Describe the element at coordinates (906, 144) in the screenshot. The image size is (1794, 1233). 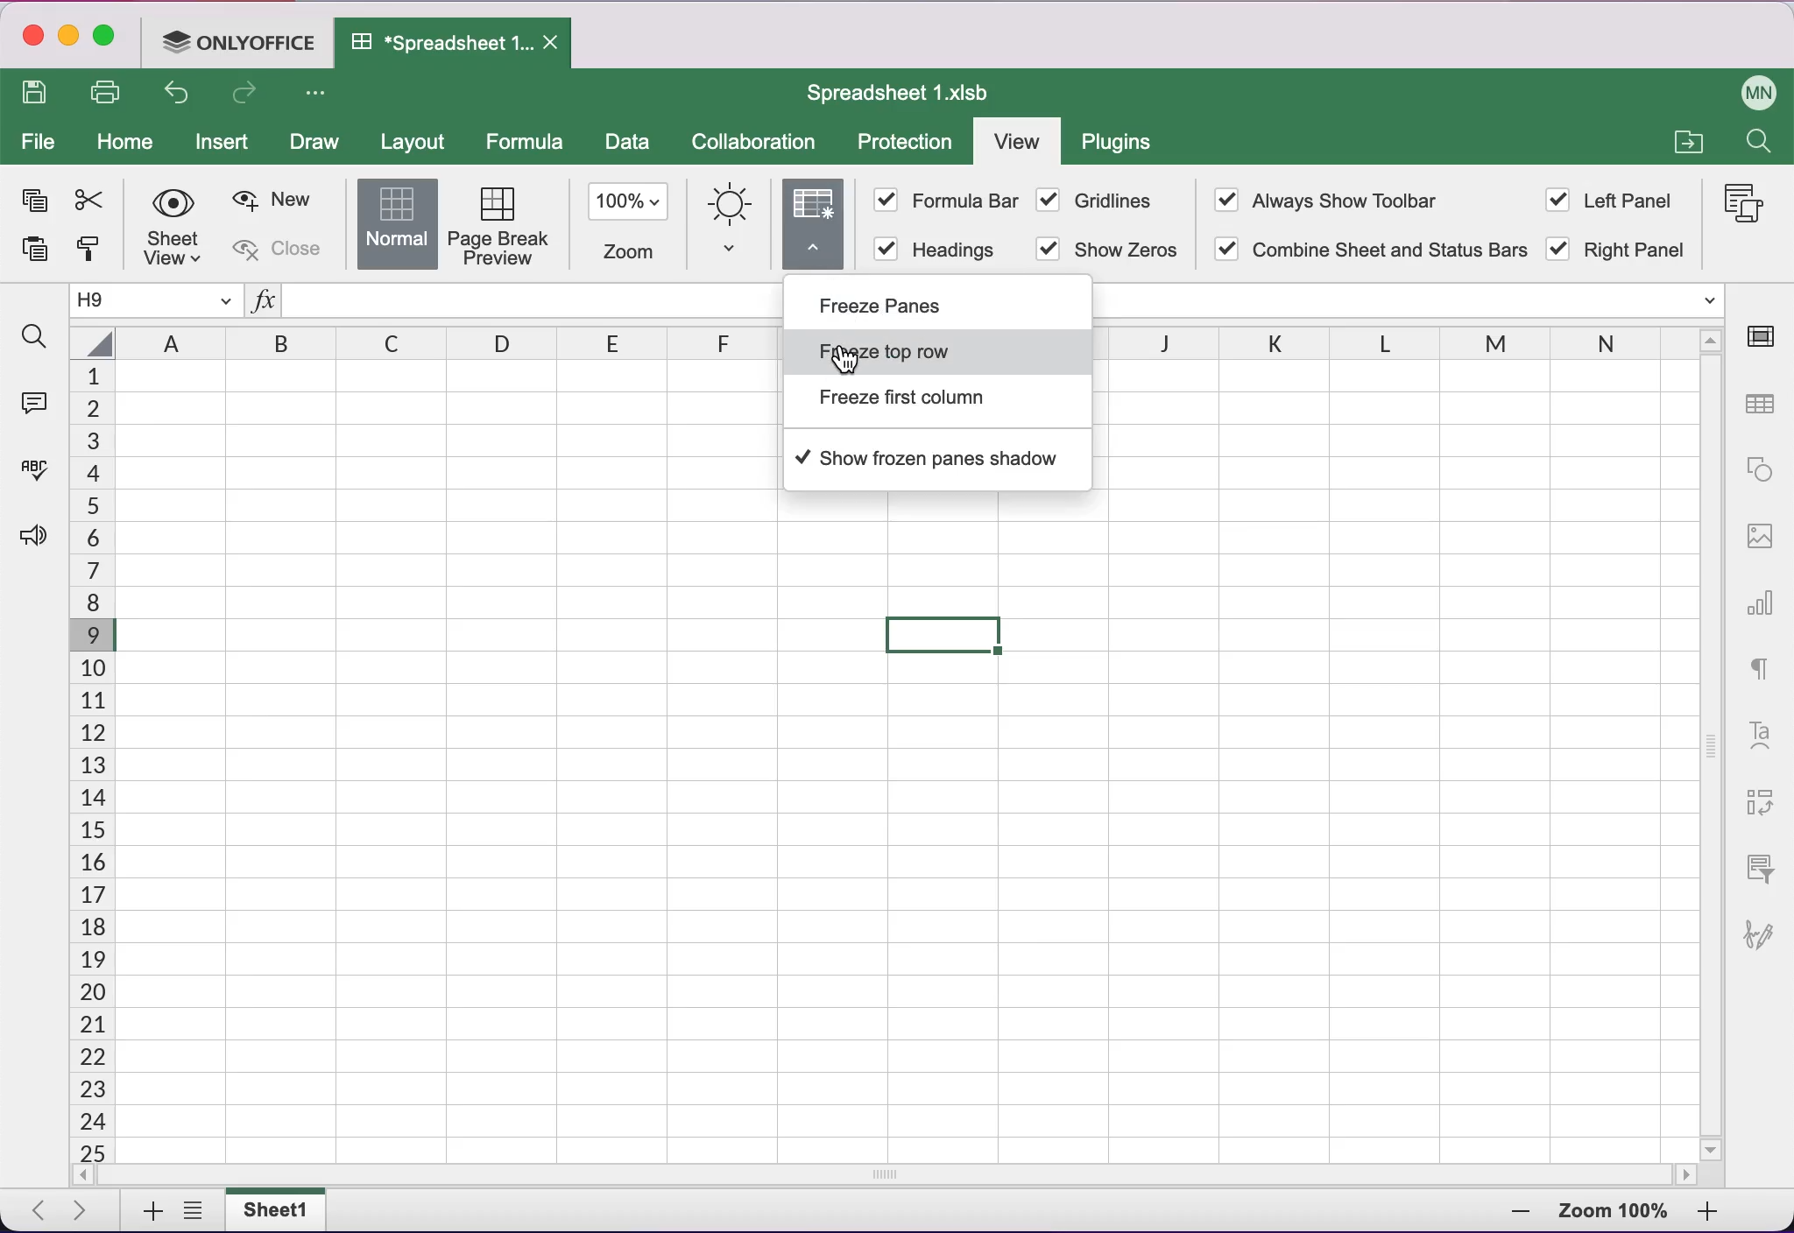
I see `protection` at that location.